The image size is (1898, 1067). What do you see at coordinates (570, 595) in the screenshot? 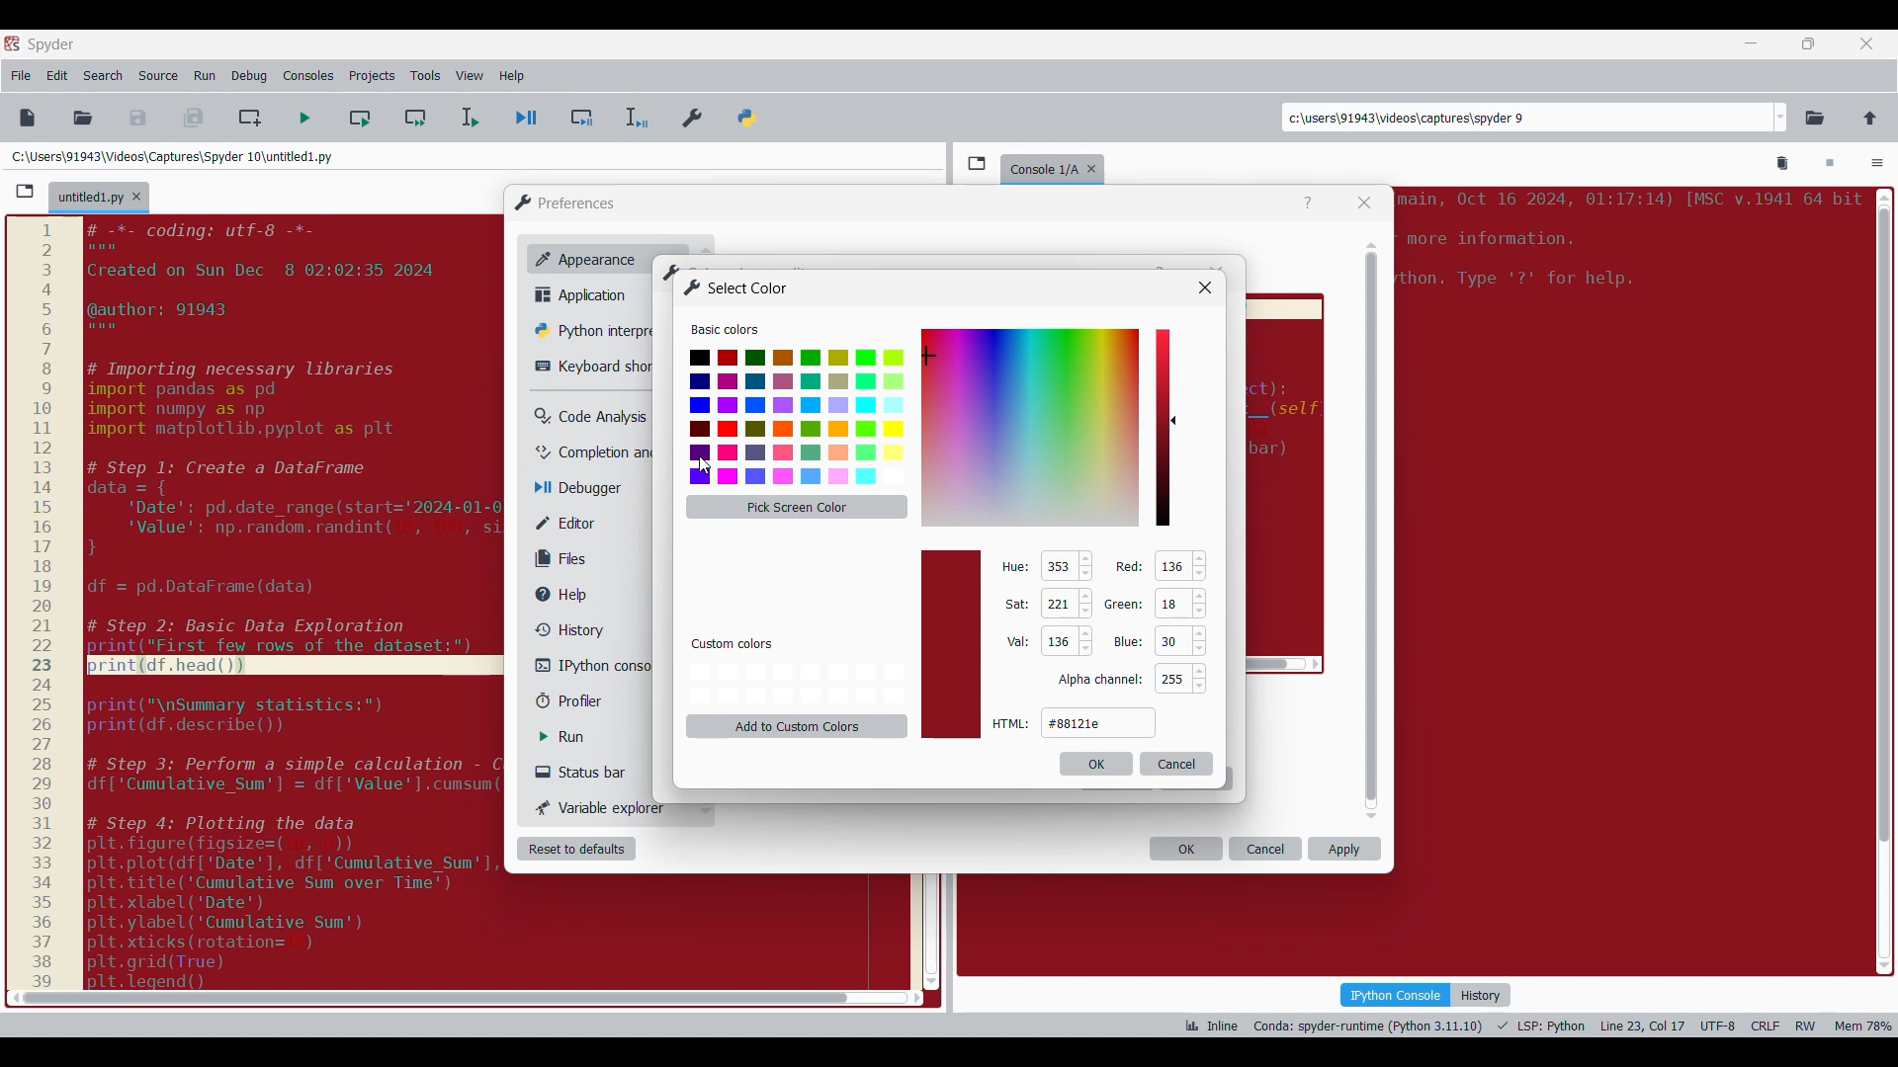
I see `Help` at bounding box center [570, 595].